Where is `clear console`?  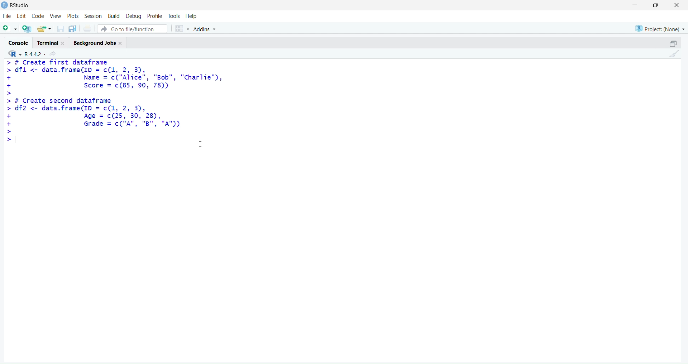
clear console is located at coordinates (674, 54).